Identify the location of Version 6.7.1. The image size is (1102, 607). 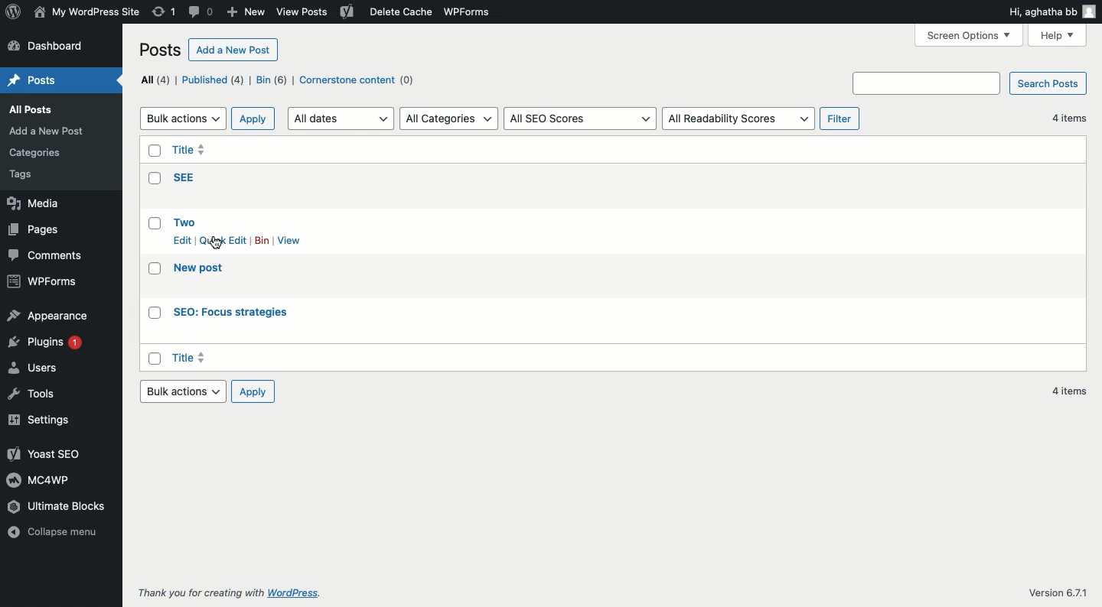
(1058, 590).